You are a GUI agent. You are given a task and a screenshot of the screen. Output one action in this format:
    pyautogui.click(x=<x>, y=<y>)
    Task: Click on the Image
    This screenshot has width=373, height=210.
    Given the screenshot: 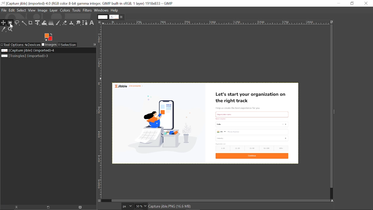 What is the action you would take?
    pyautogui.click(x=43, y=10)
    